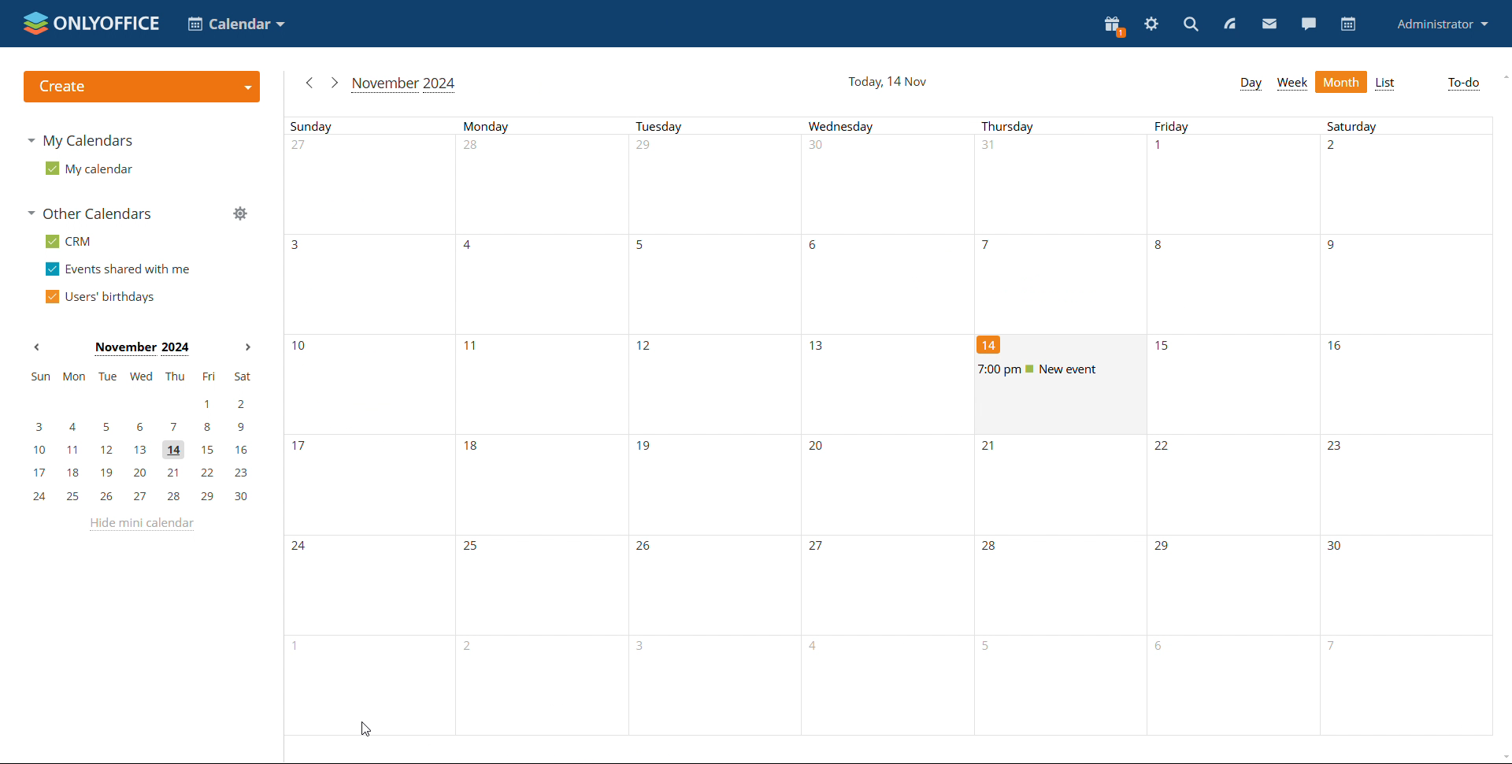 This screenshot has height=764, width=1512. What do you see at coordinates (472, 449) in the screenshot?
I see `number` at bounding box center [472, 449].